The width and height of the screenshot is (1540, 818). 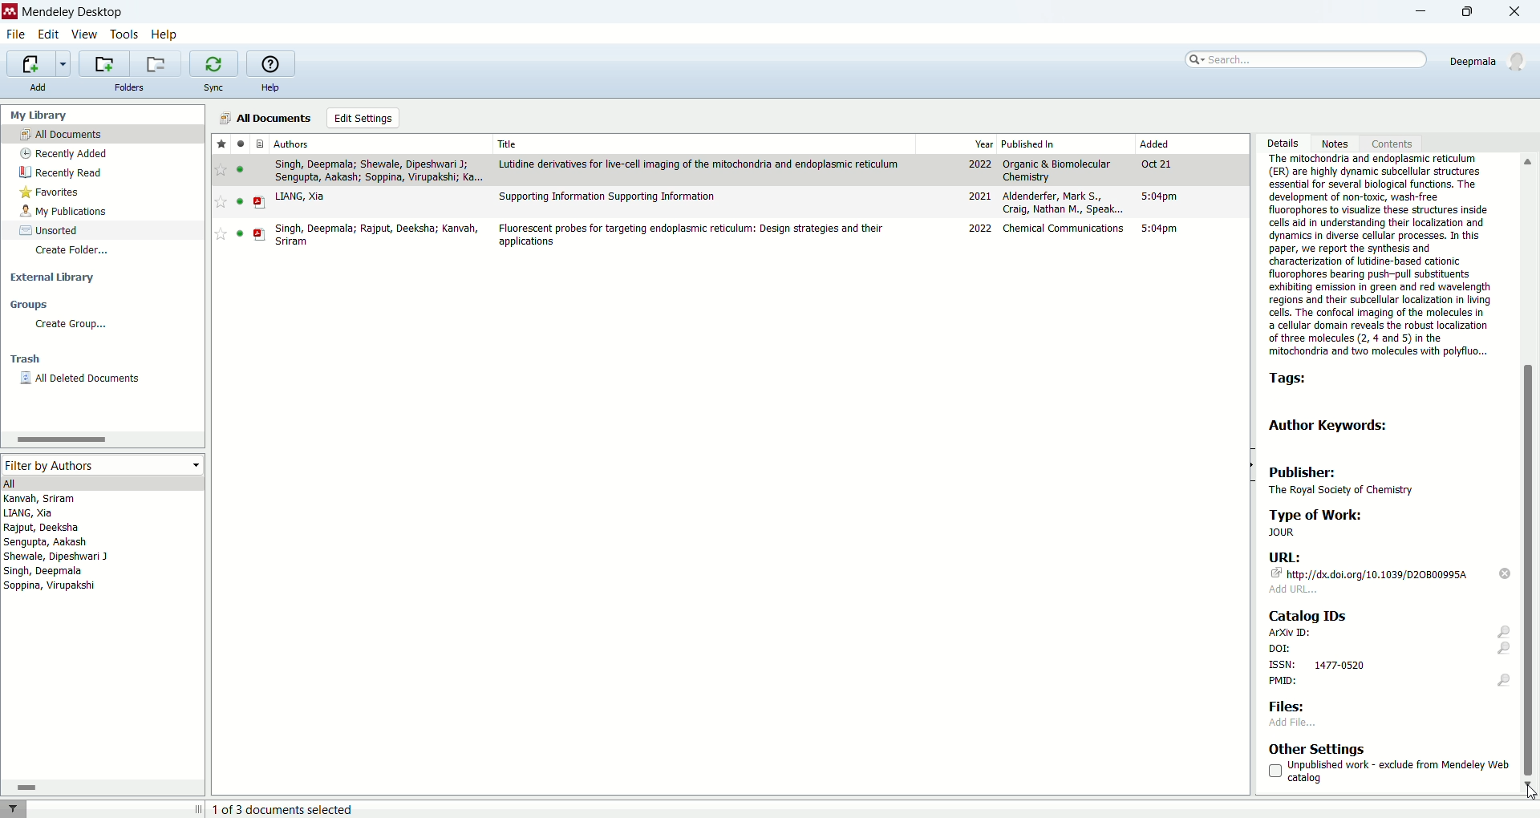 What do you see at coordinates (699, 164) in the screenshot?
I see `Lutidine derivatives for live-cell imaging of the mitochondria and endoplasmic reticulum` at bounding box center [699, 164].